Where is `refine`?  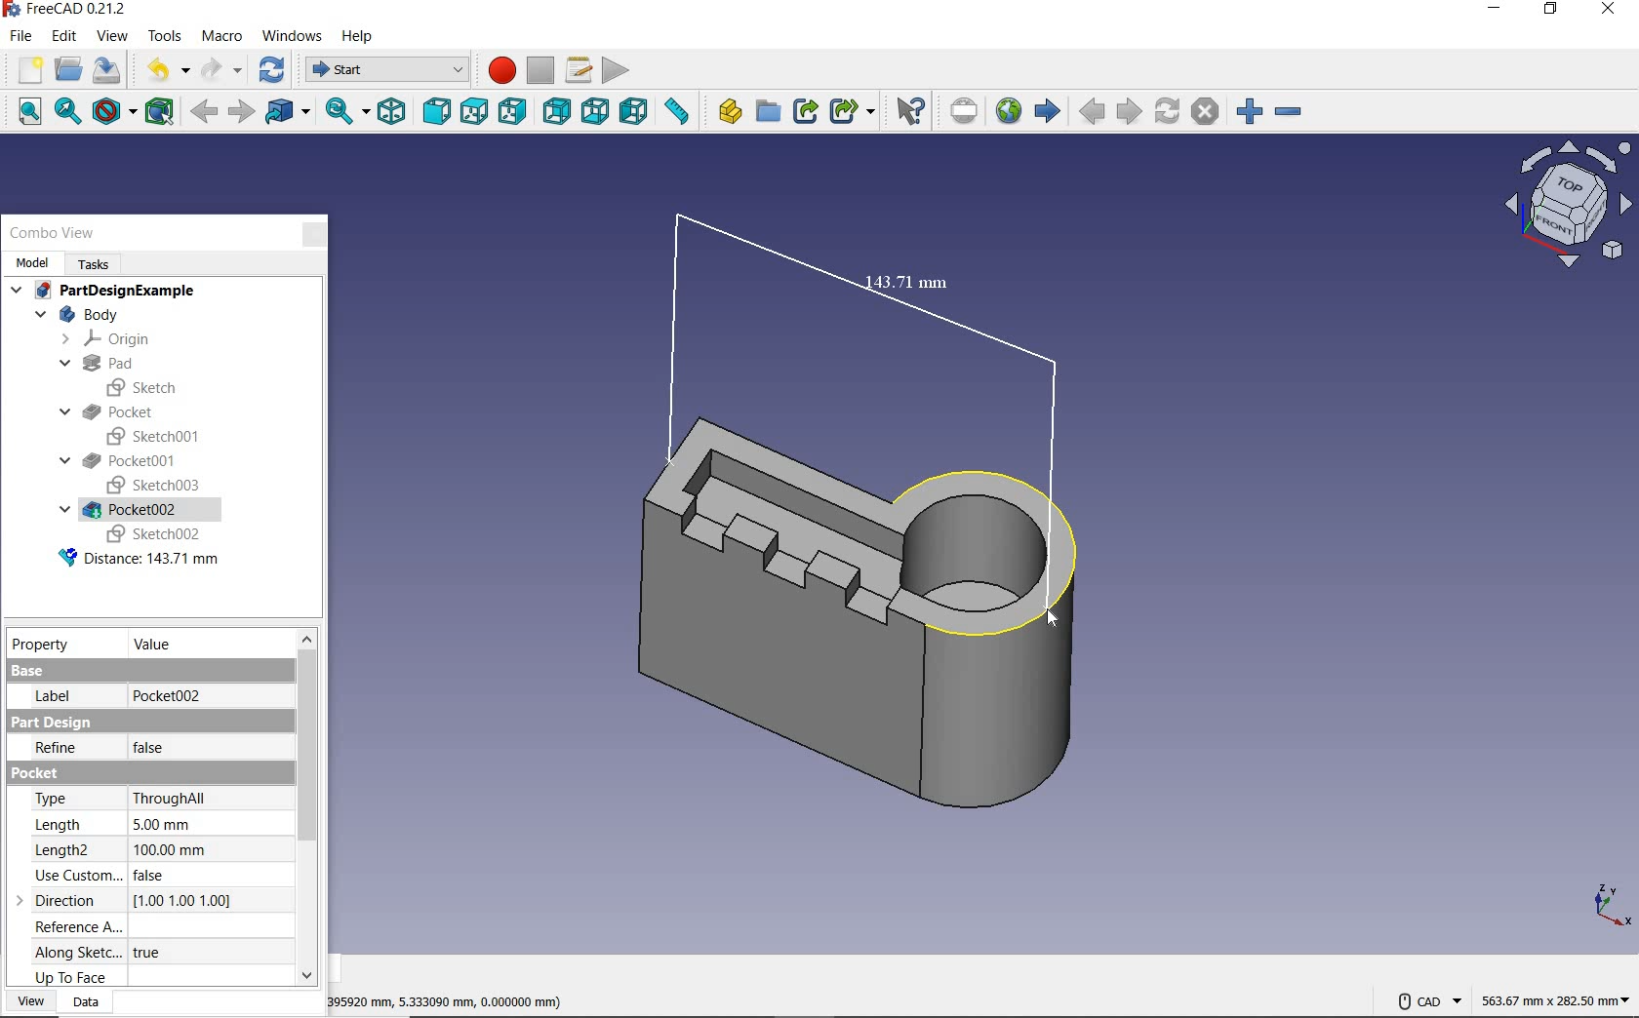
refine is located at coordinates (51, 747).